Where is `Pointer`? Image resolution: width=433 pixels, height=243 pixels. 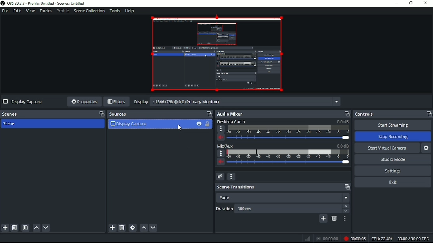
Pointer is located at coordinates (180, 128).